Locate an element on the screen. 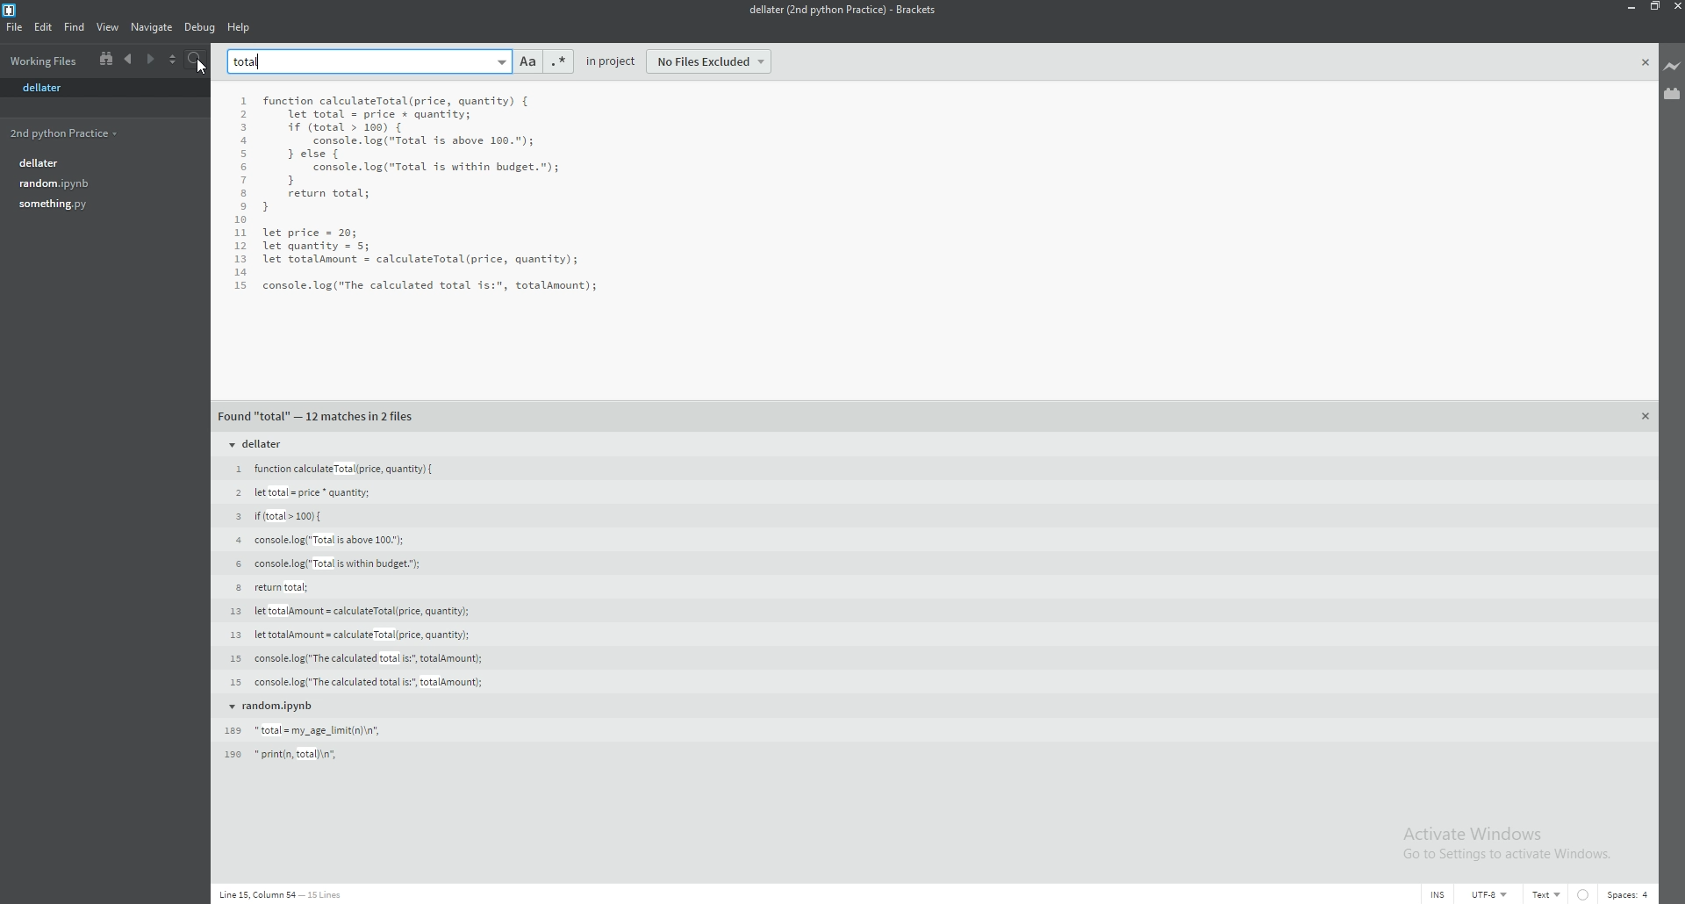 This screenshot has height=904, width=1685. dropdown is located at coordinates (500, 61).